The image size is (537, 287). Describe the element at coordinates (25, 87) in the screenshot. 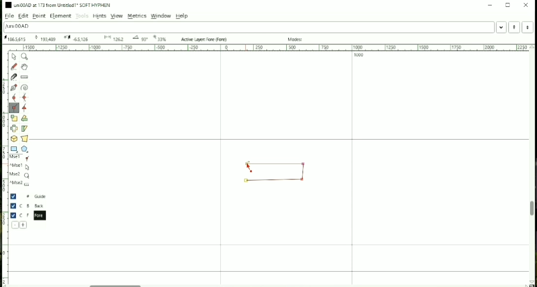

I see `Spiro` at that location.